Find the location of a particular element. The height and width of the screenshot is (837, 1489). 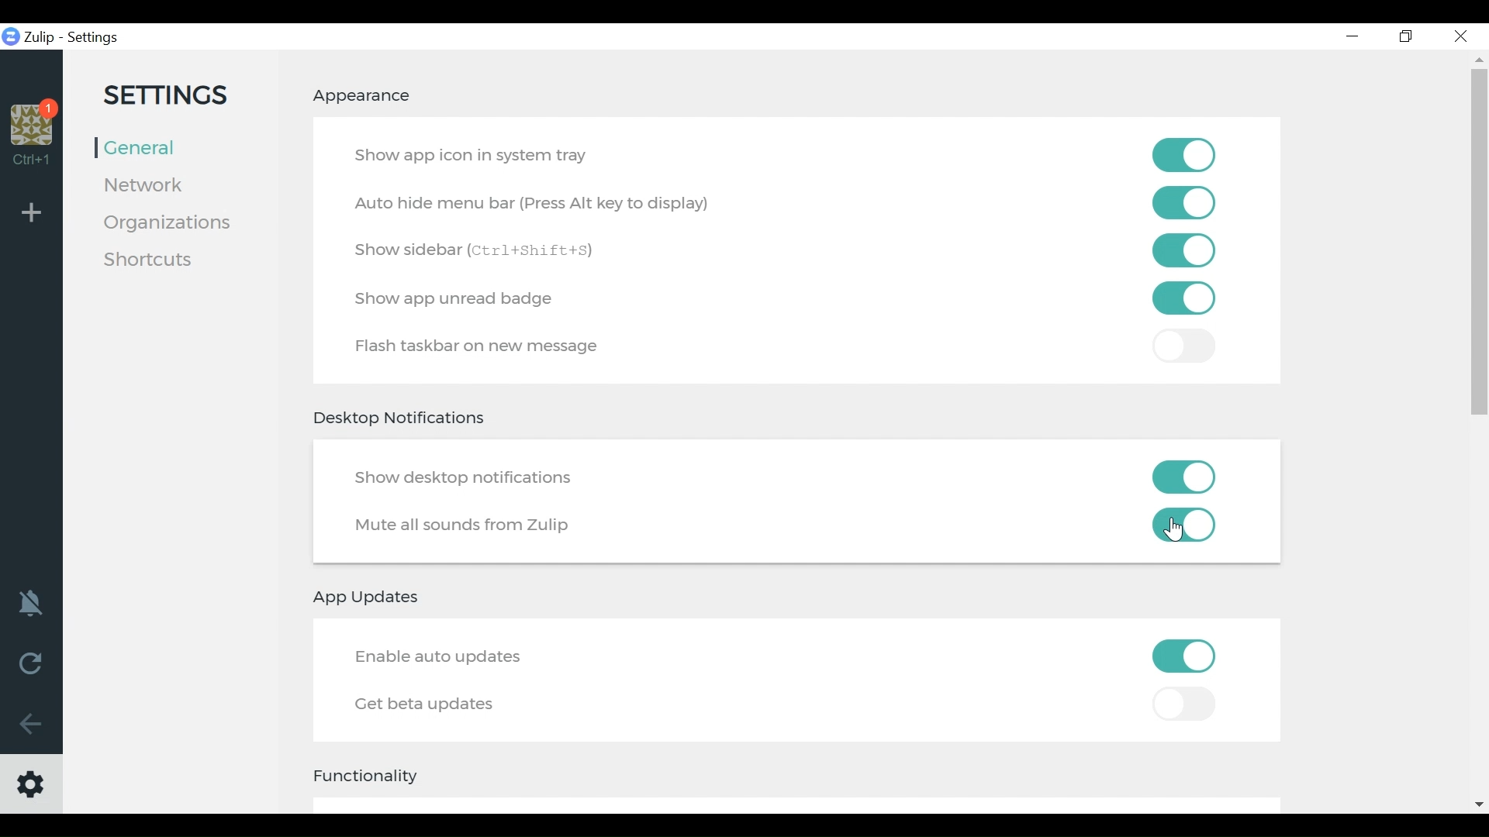

Toggle on/off show desktop notifications is located at coordinates (1188, 476).